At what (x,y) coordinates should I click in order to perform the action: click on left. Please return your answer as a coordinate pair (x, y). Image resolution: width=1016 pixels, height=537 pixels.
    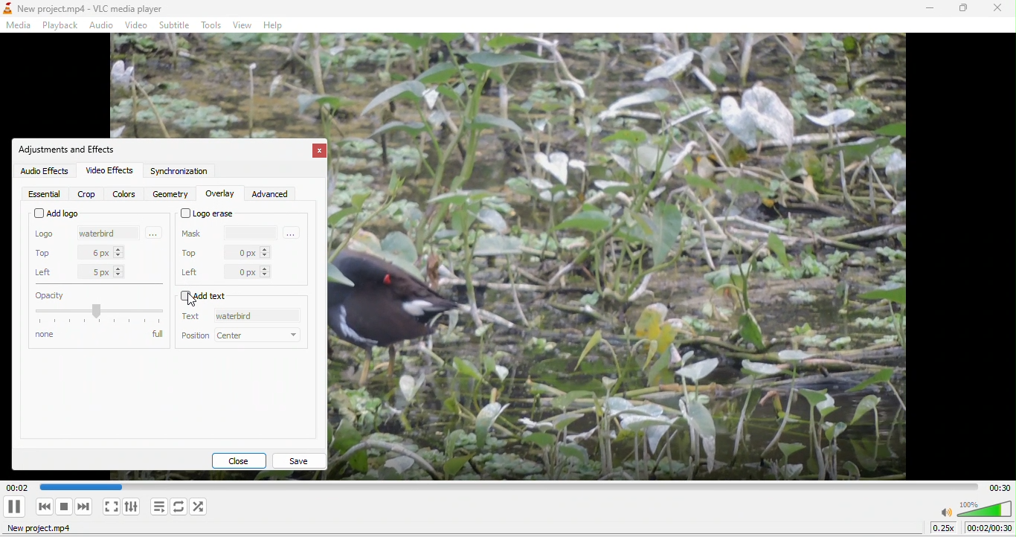
    Looking at the image, I should click on (195, 271).